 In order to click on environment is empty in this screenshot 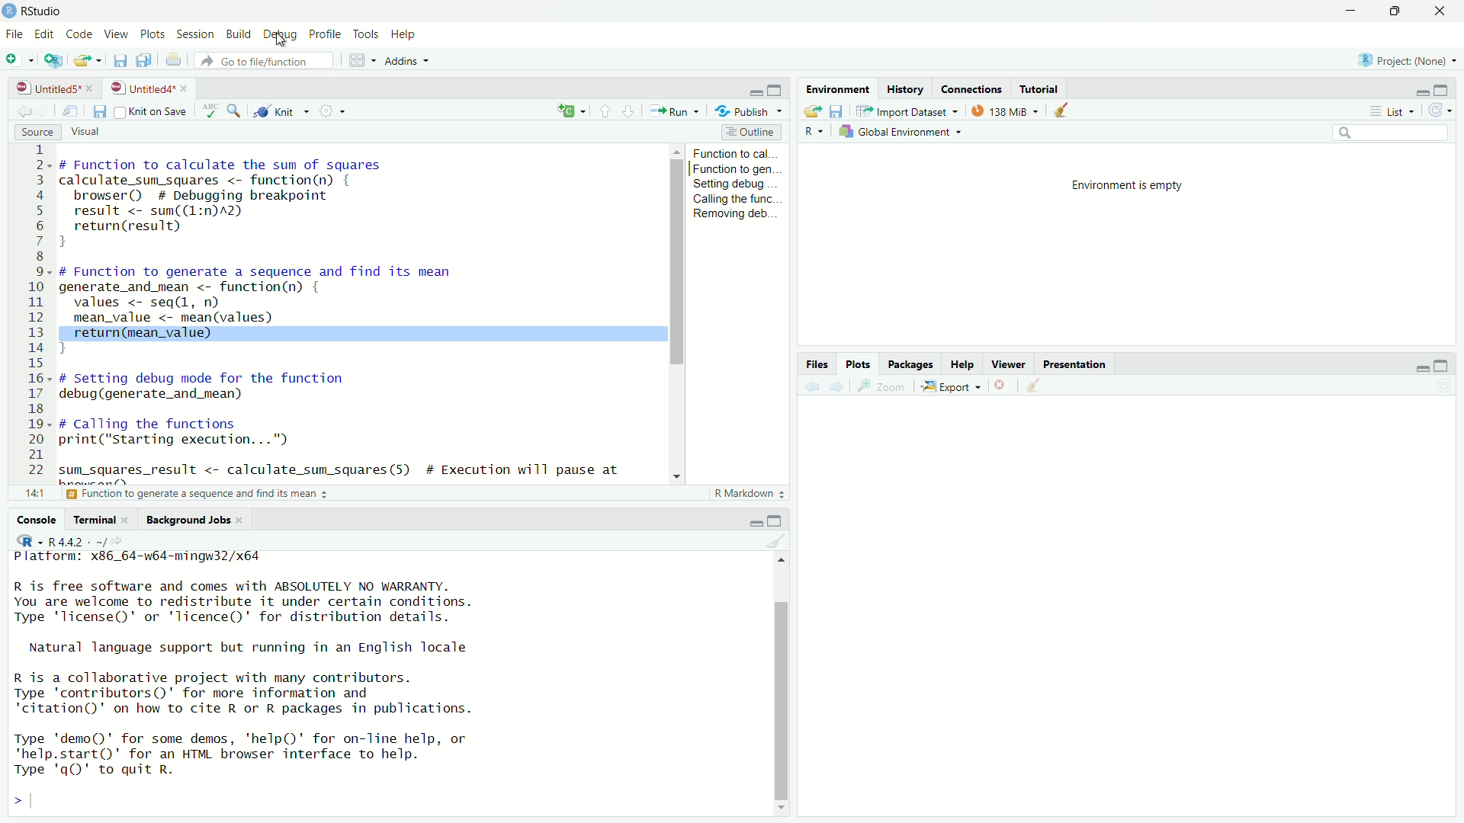, I will do `click(1141, 187)`.